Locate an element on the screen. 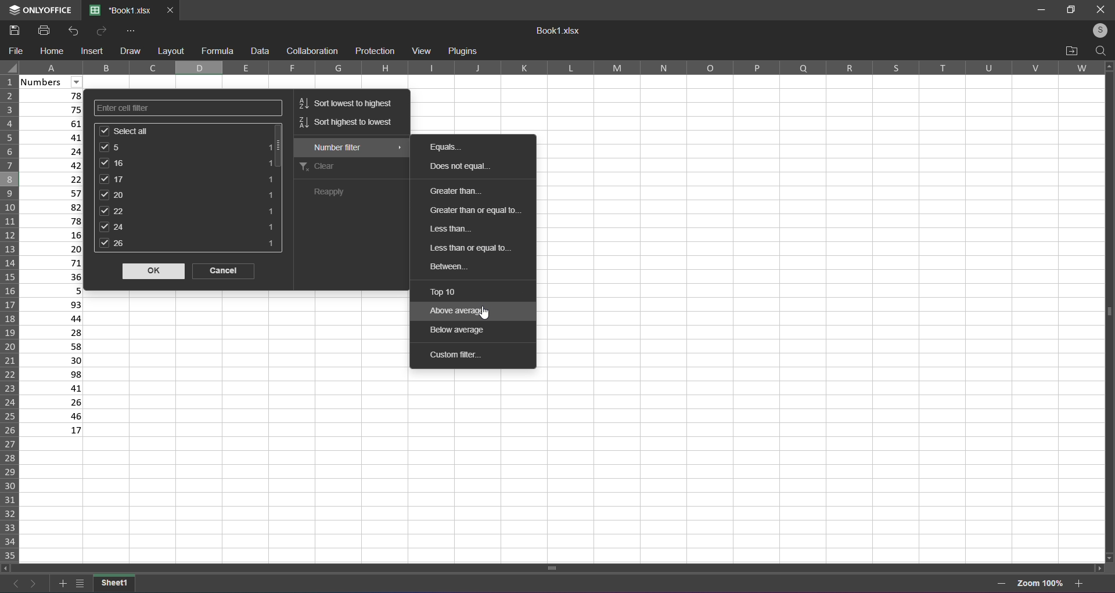 This screenshot has height=593, width=1115. 82 is located at coordinates (55, 207).